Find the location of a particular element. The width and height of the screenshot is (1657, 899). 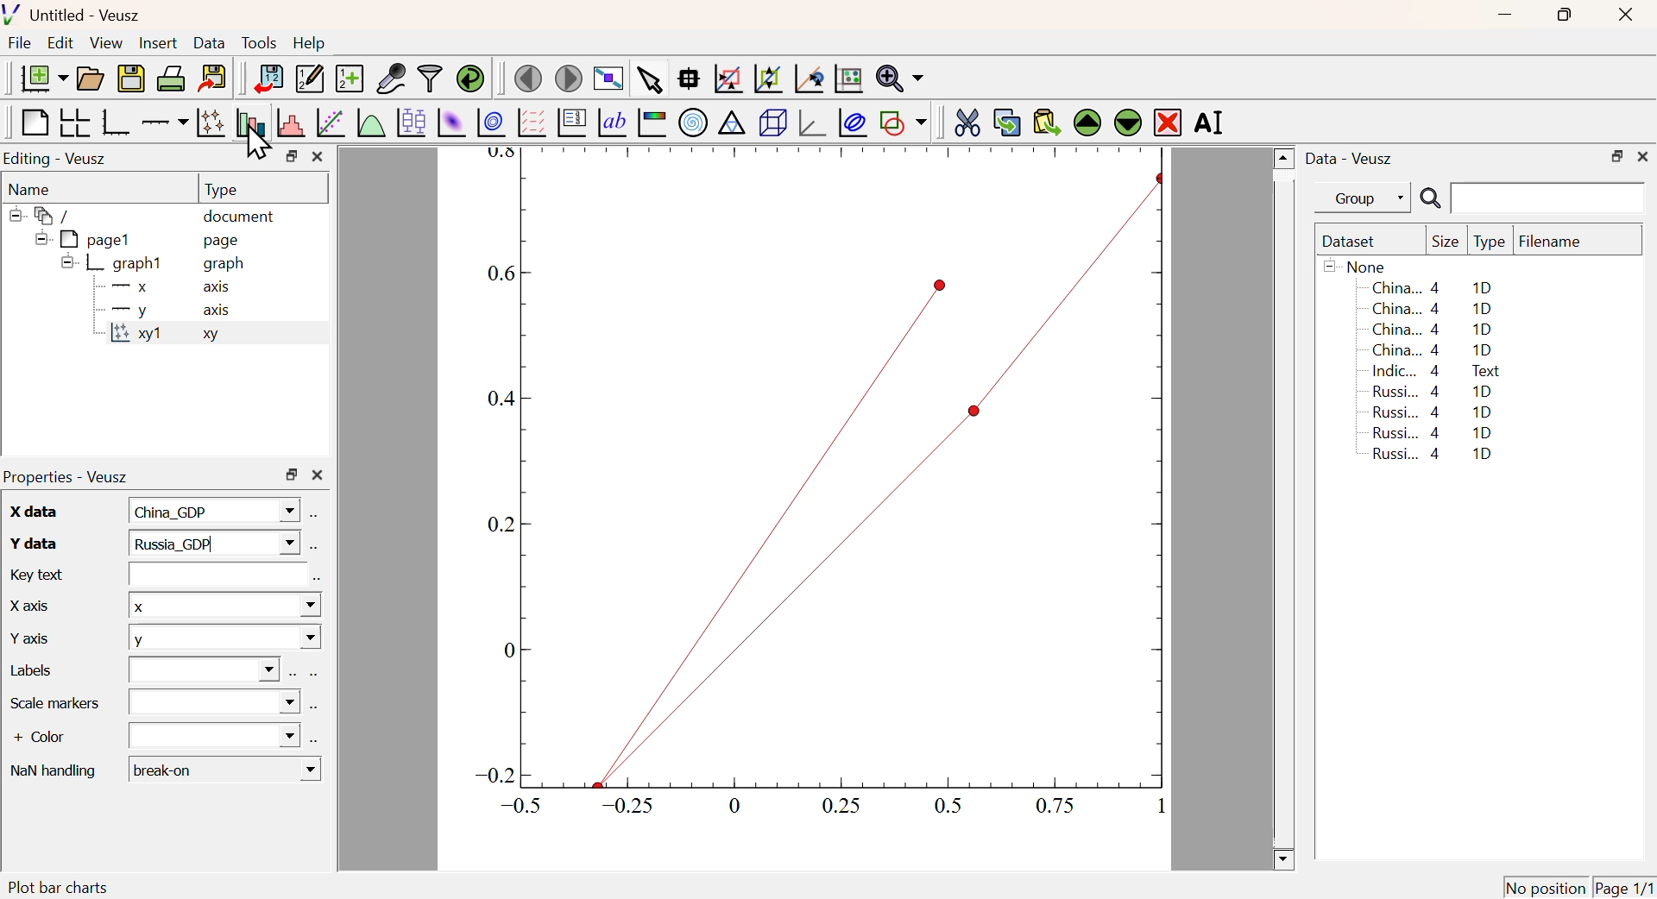

Rename is located at coordinates (1212, 122).